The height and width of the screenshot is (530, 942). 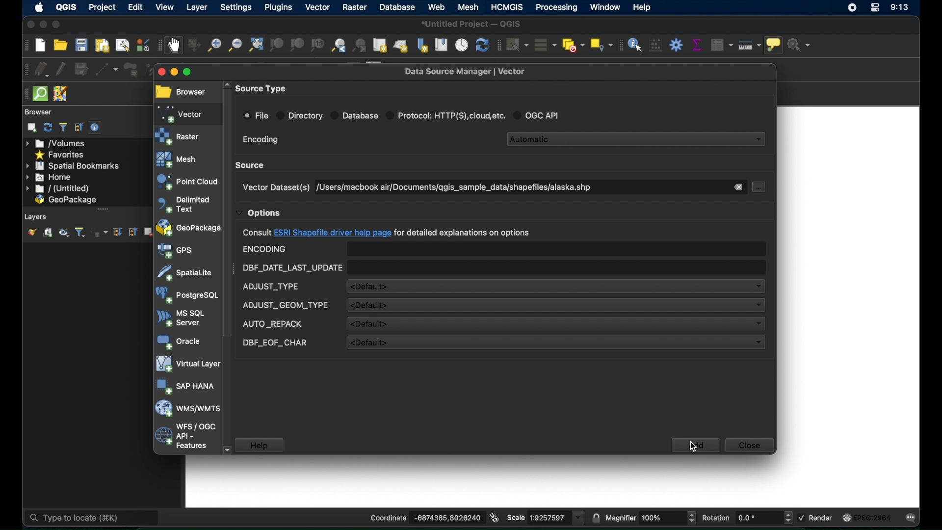 I want to click on default drop-down, so click(x=554, y=305).